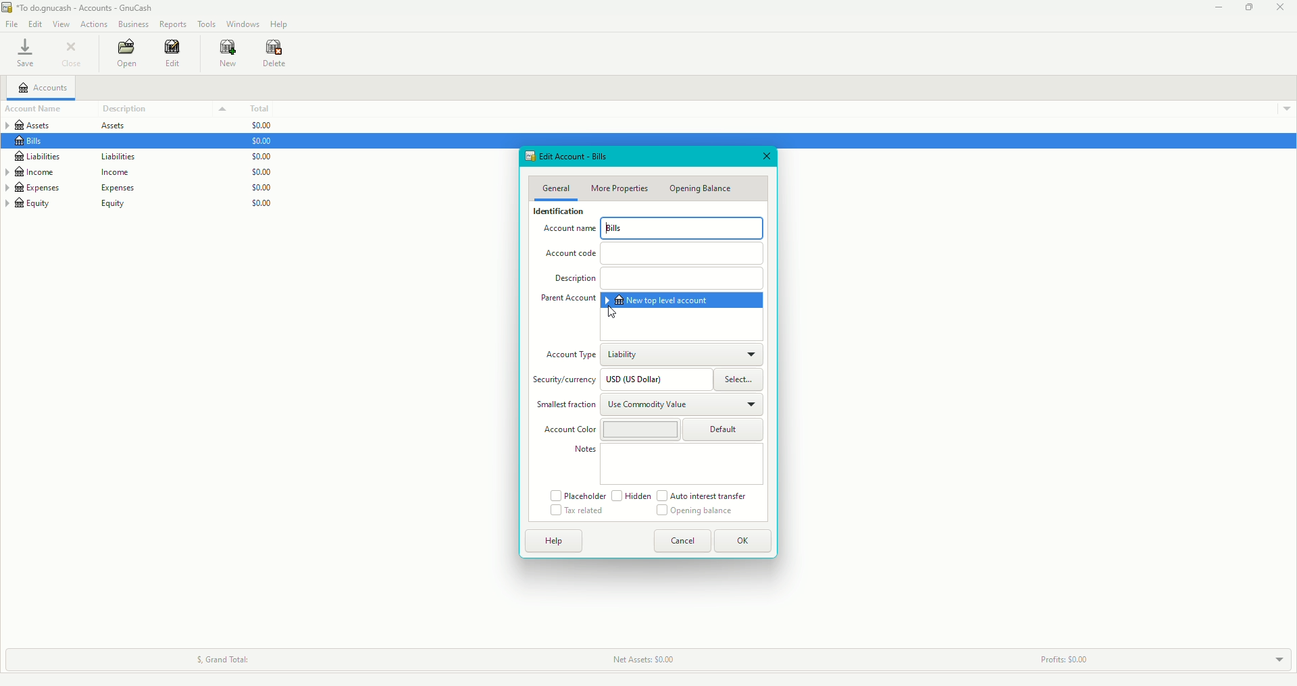 This screenshot has height=686, width=1297. I want to click on $0, so click(268, 170).